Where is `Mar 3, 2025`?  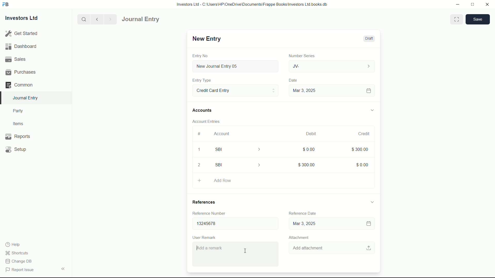 Mar 3, 2025 is located at coordinates (331, 90).